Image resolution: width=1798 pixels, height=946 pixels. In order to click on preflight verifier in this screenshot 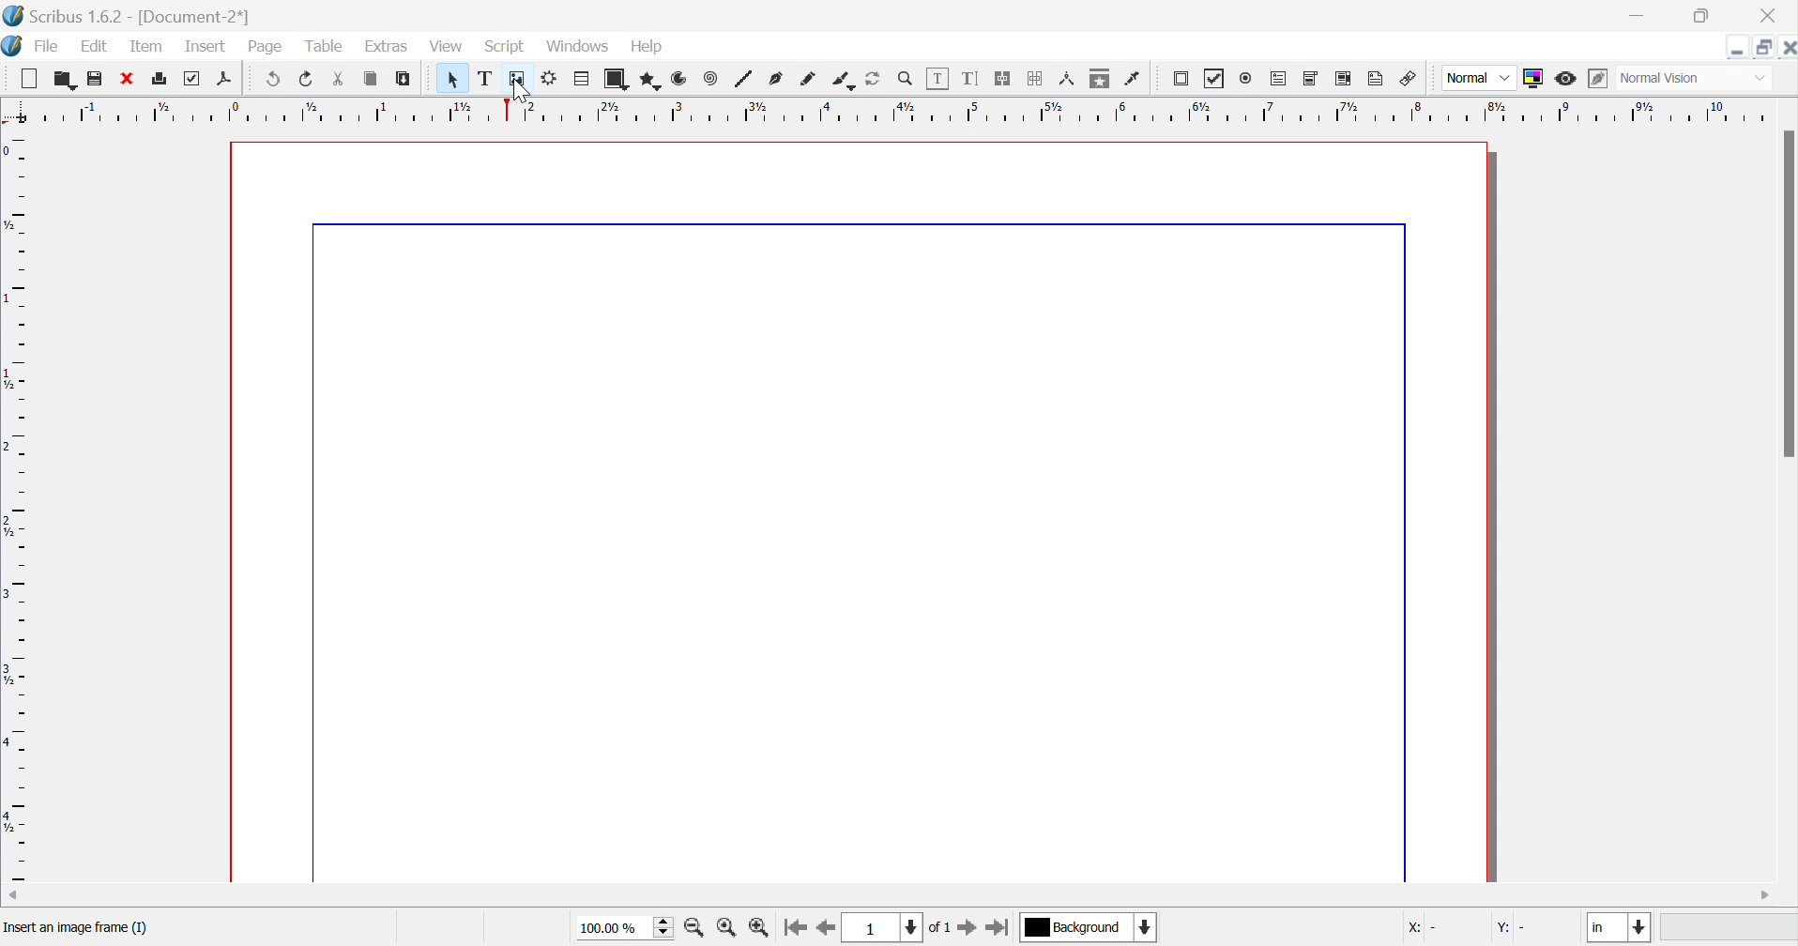, I will do `click(194, 79)`.